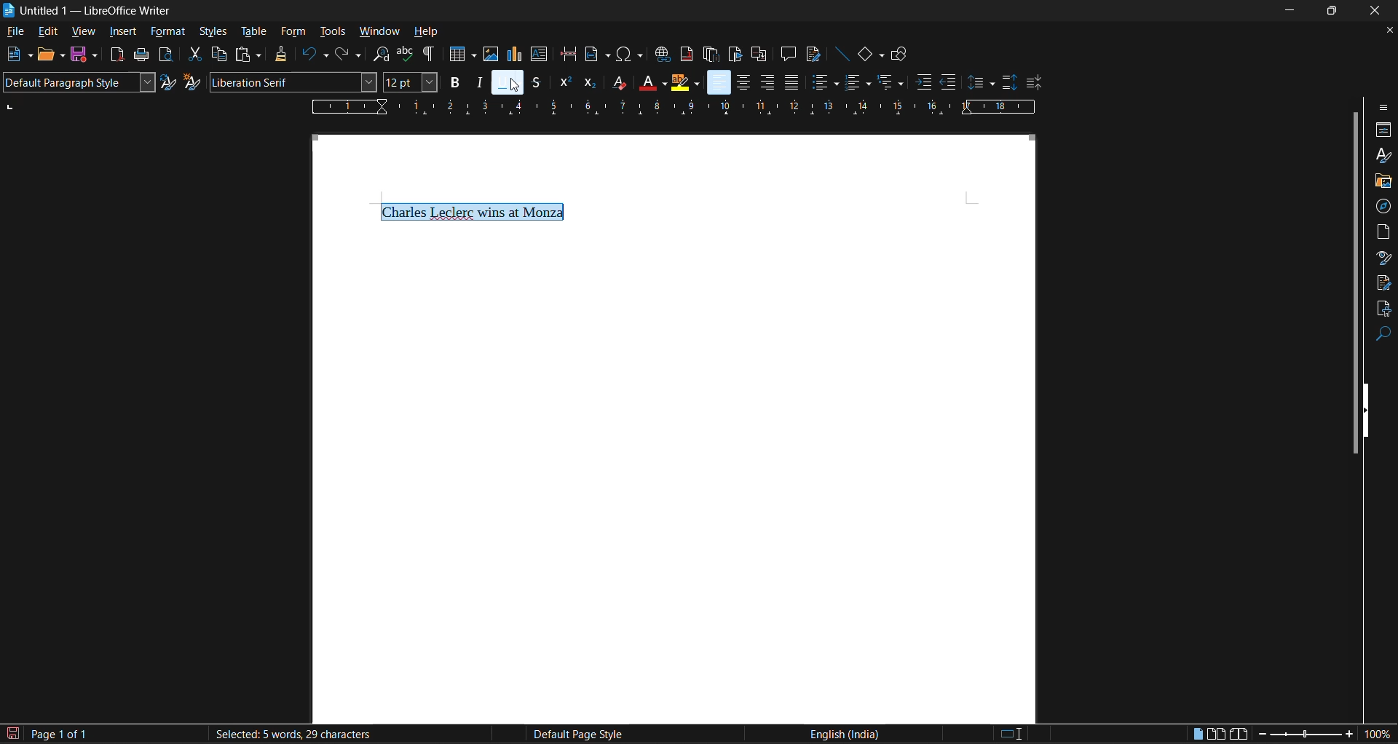 The width and height of the screenshot is (1398, 744). I want to click on increase indent, so click(925, 82).